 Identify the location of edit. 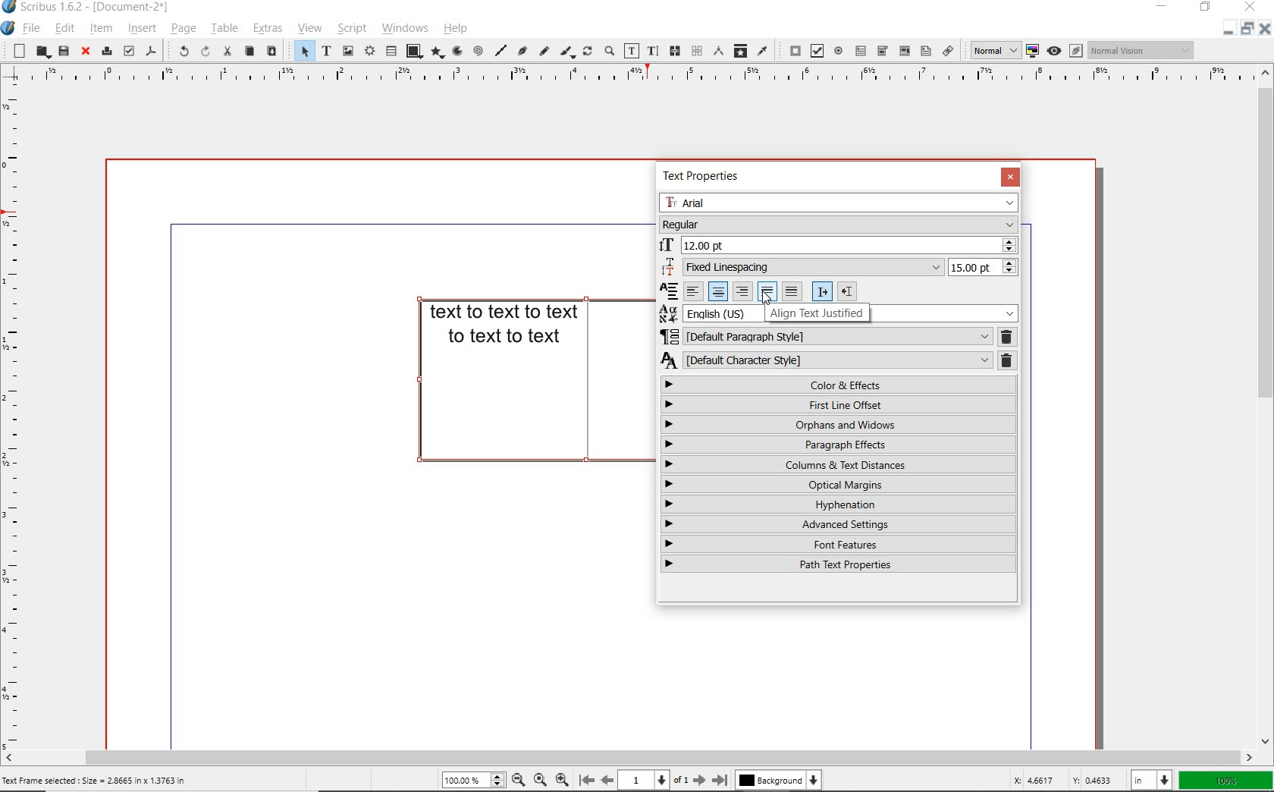
(64, 29).